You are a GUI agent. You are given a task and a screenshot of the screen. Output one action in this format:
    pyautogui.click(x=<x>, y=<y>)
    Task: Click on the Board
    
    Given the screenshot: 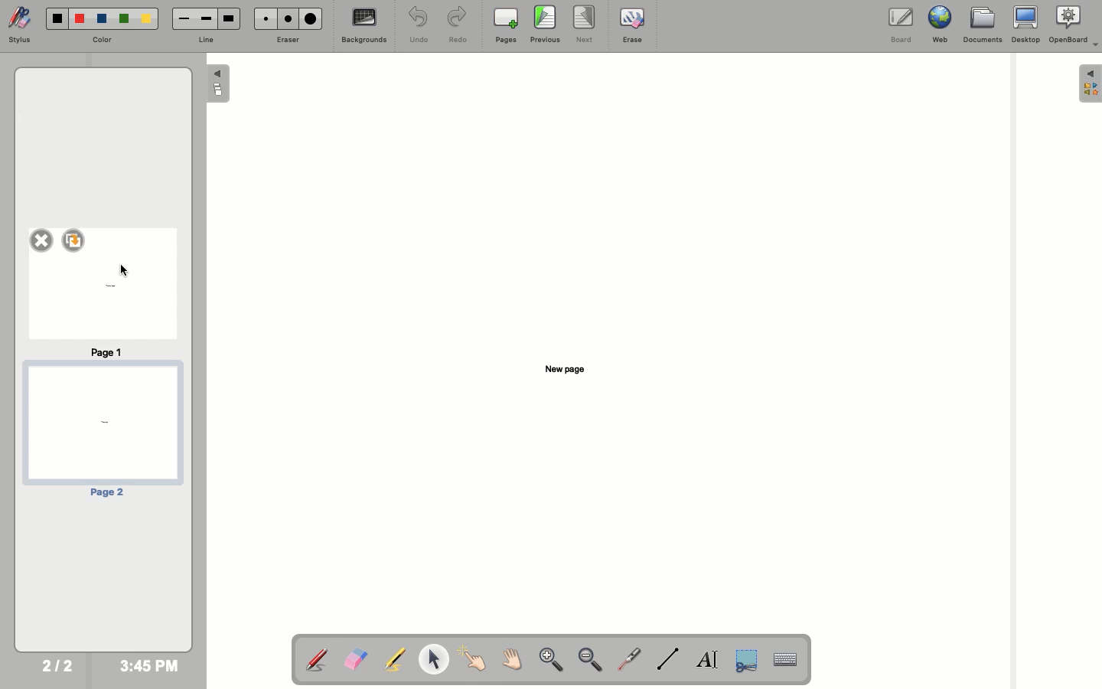 What is the action you would take?
    pyautogui.click(x=901, y=27)
    